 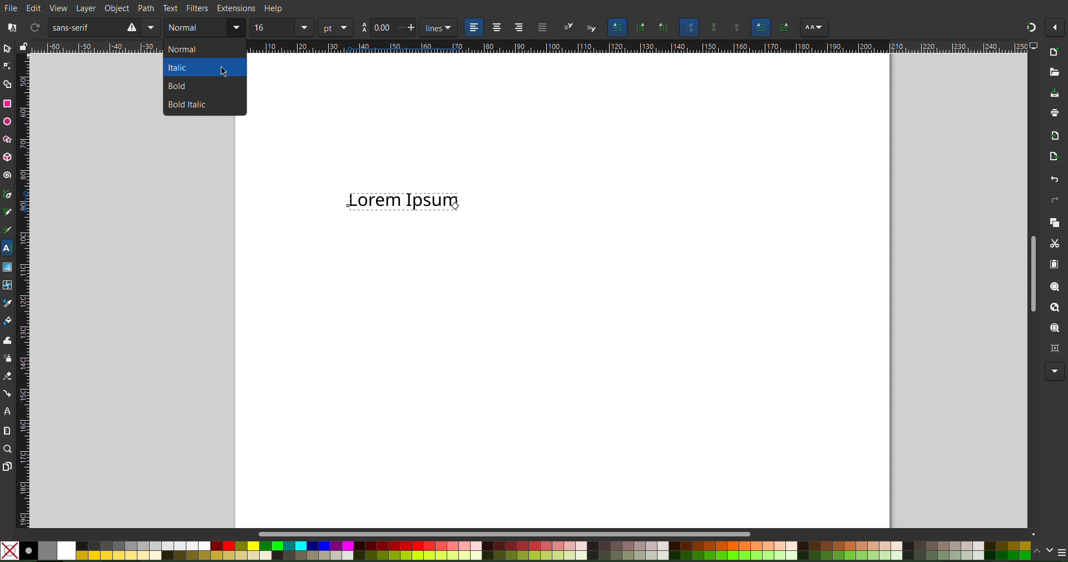 I want to click on Alignment, so click(x=508, y=28).